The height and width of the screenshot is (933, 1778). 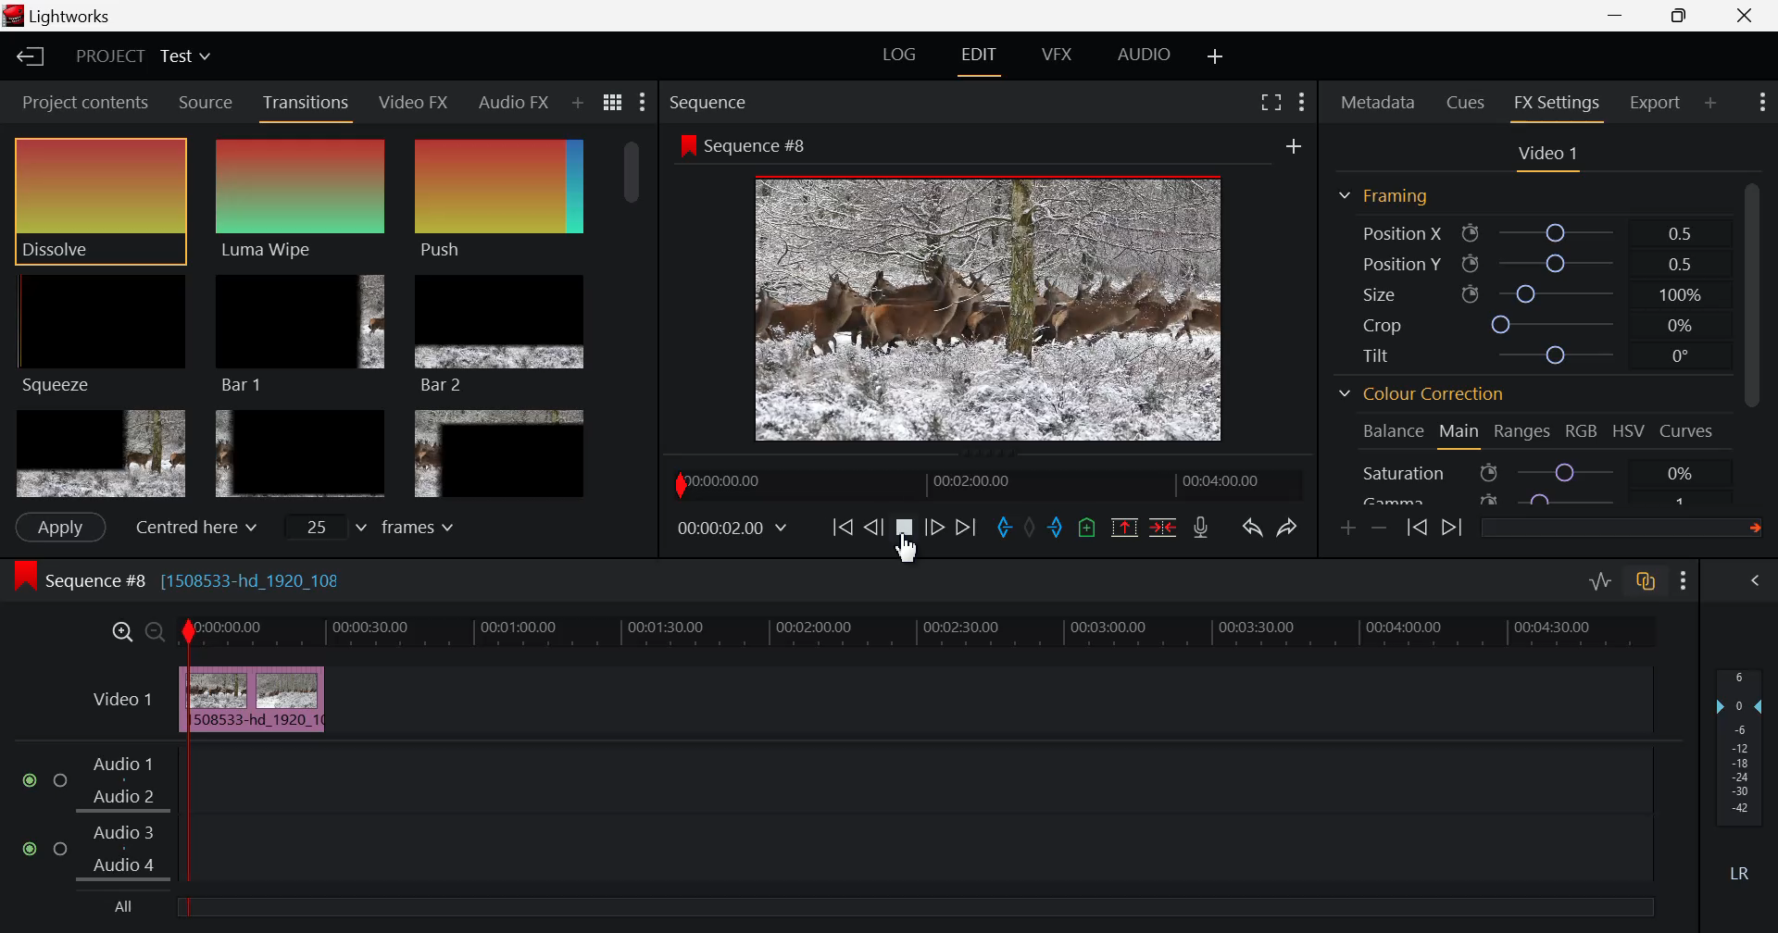 I want to click on Show Settings, so click(x=645, y=103).